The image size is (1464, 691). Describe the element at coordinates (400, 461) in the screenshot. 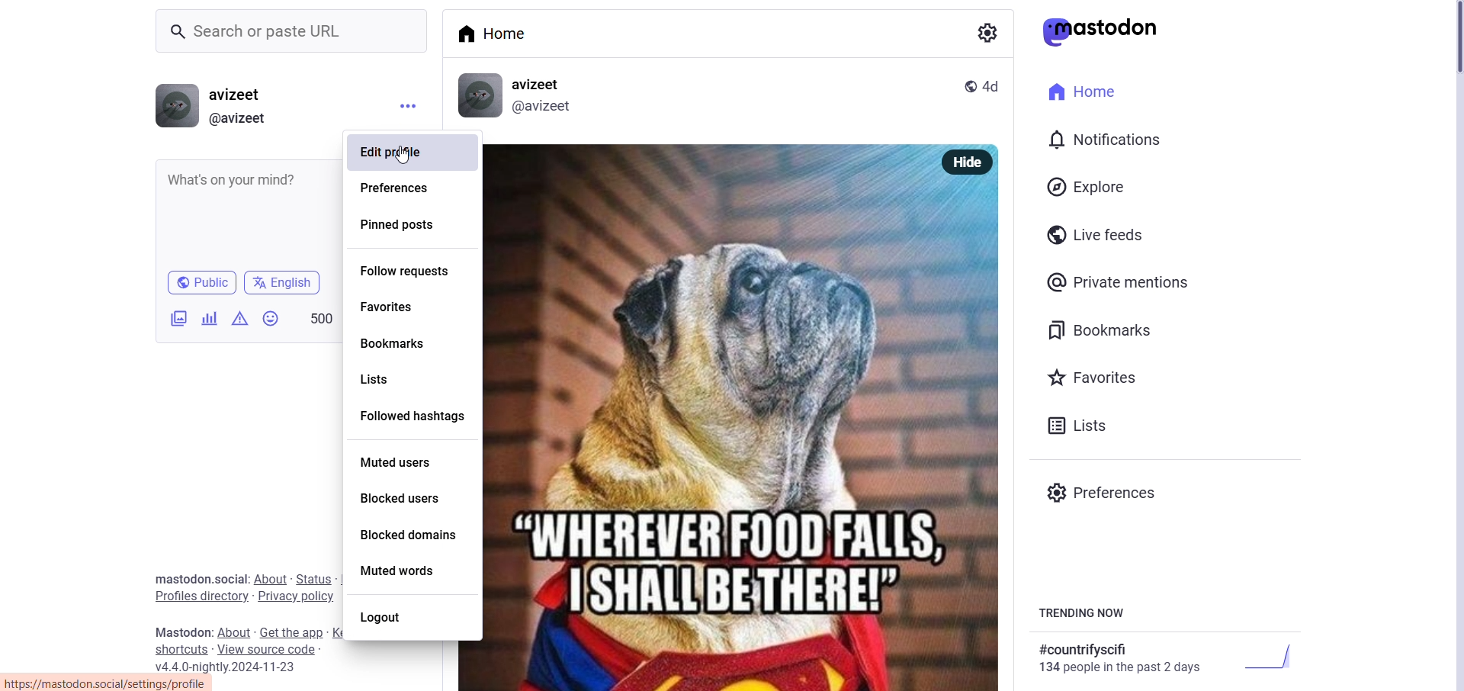

I see `muted users` at that location.